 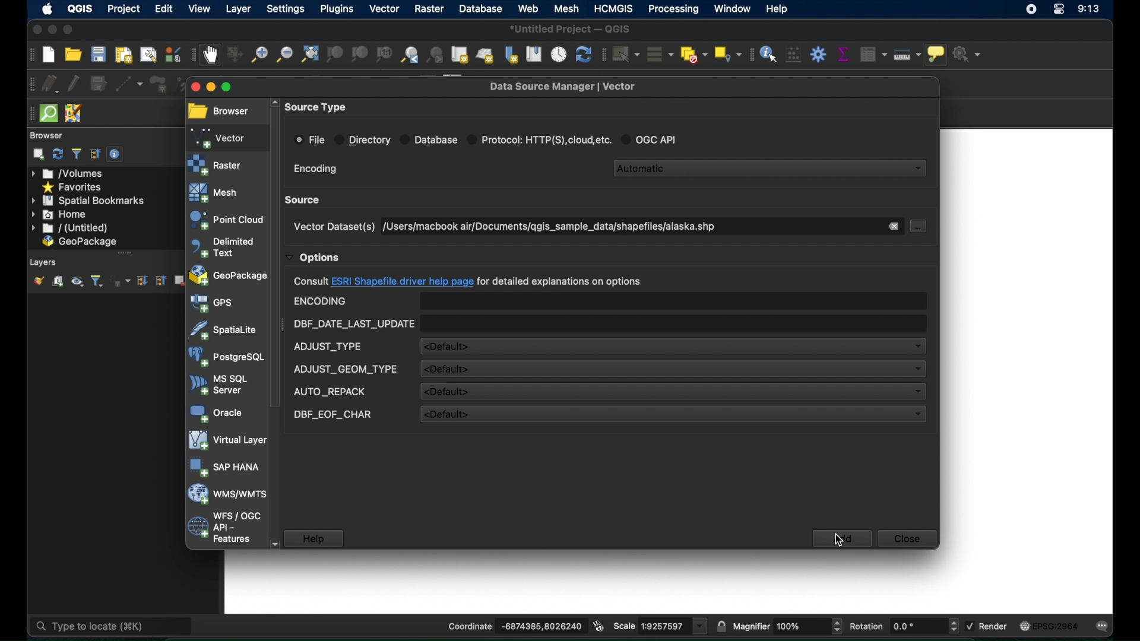 I want to click on scroll bar, so click(x=121, y=253).